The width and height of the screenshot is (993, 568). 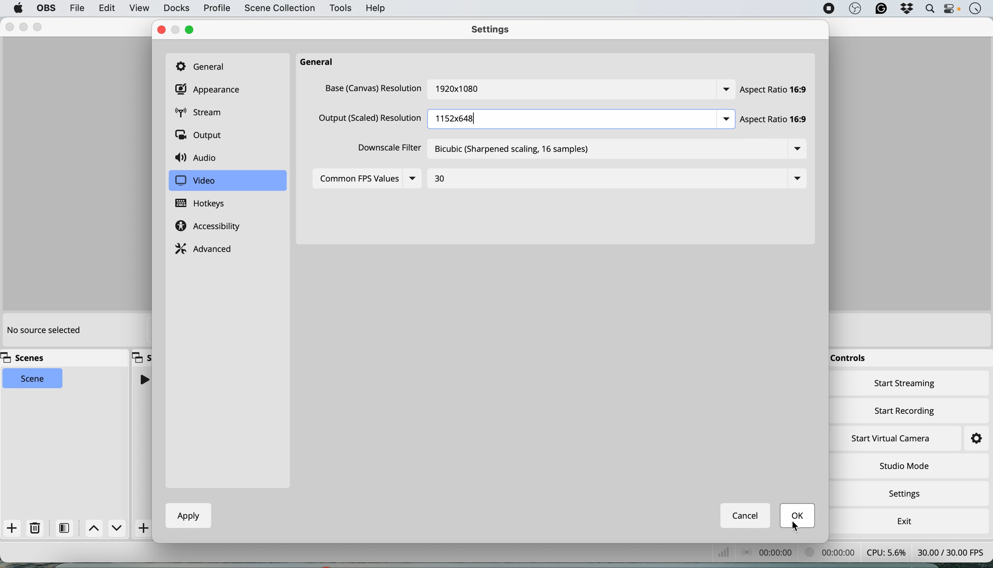 What do you see at coordinates (386, 148) in the screenshot?
I see `downscale filter` at bounding box center [386, 148].